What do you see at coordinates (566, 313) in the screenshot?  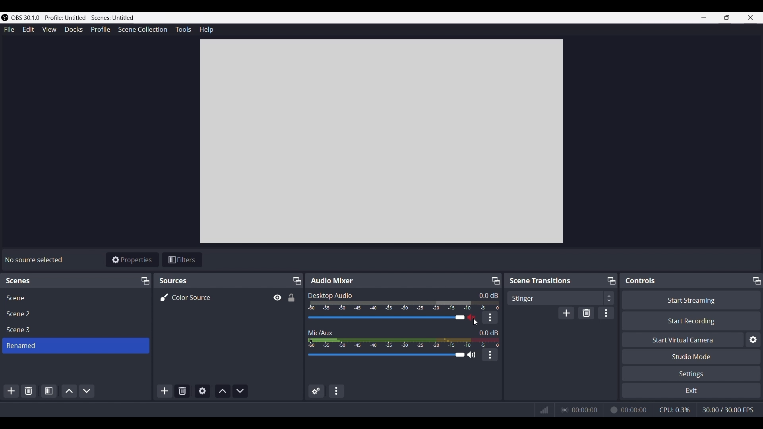 I see `Add new transition` at bounding box center [566, 313].